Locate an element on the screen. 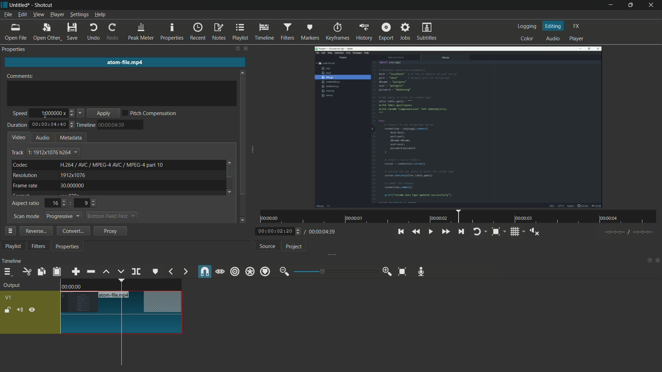 This screenshot has height=372, width=662. adjustment bar is located at coordinates (335, 271).